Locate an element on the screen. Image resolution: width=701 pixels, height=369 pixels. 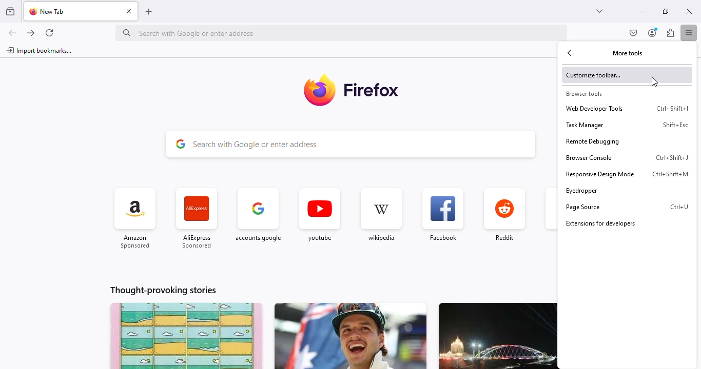
web developer tools is located at coordinates (607, 108).